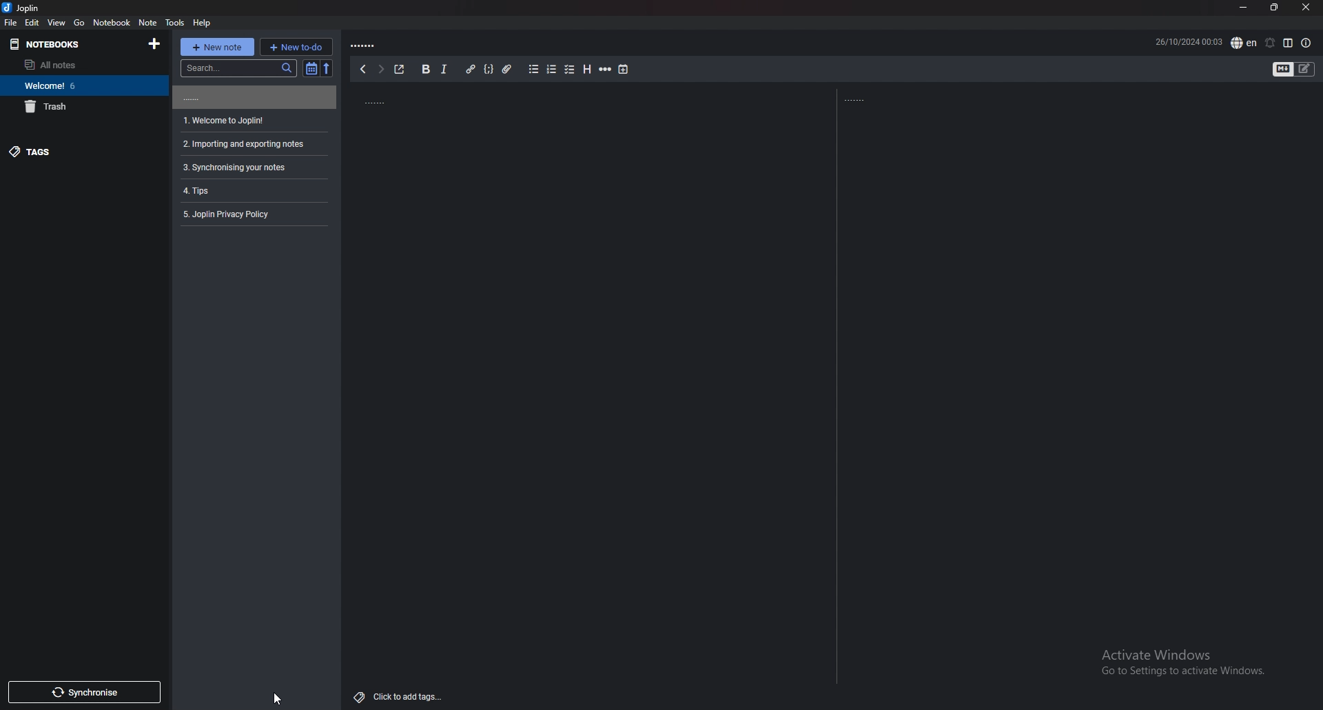 Image resolution: width=1323 pixels, height=710 pixels. I want to click on code, so click(490, 69).